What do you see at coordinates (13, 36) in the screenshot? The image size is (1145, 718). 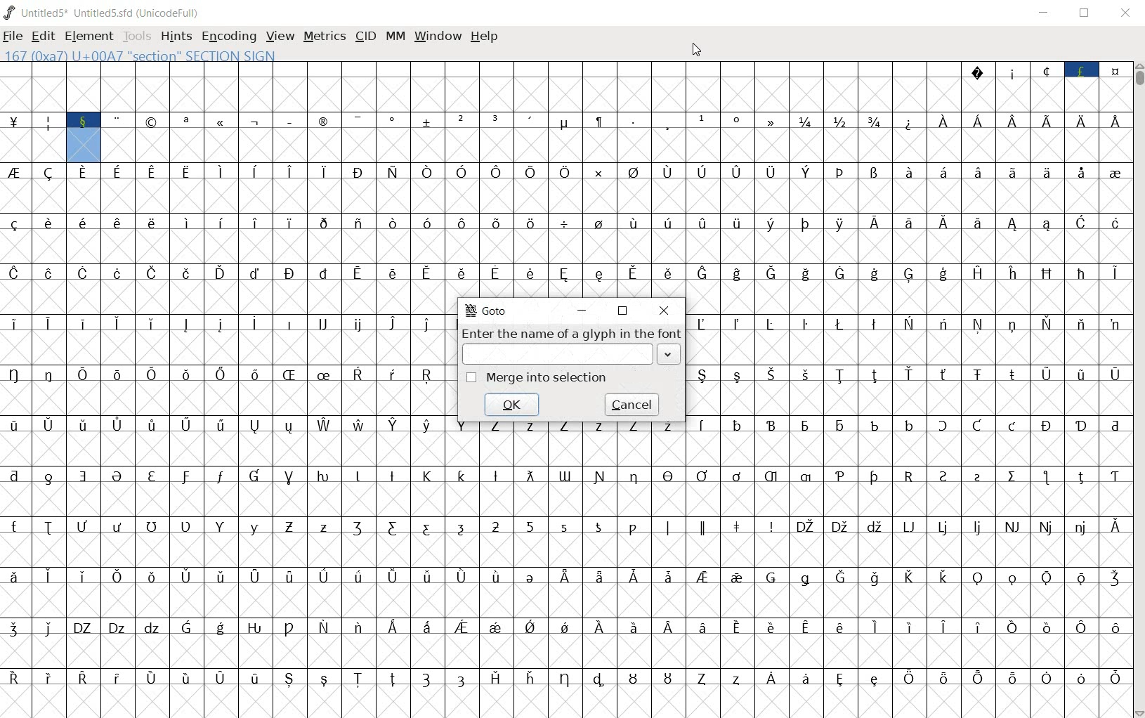 I see `file` at bounding box center [13, 36].